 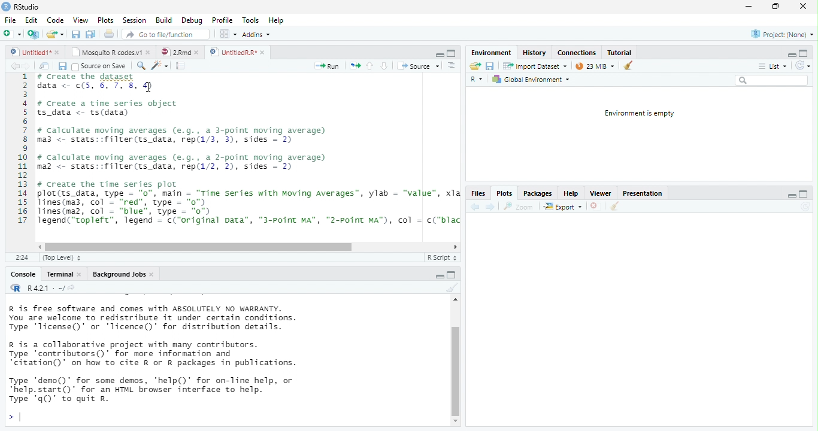 What do you see at coordinates (790, 56) in the screenshot?
I see `minimize` at bounding box center [790, 56].